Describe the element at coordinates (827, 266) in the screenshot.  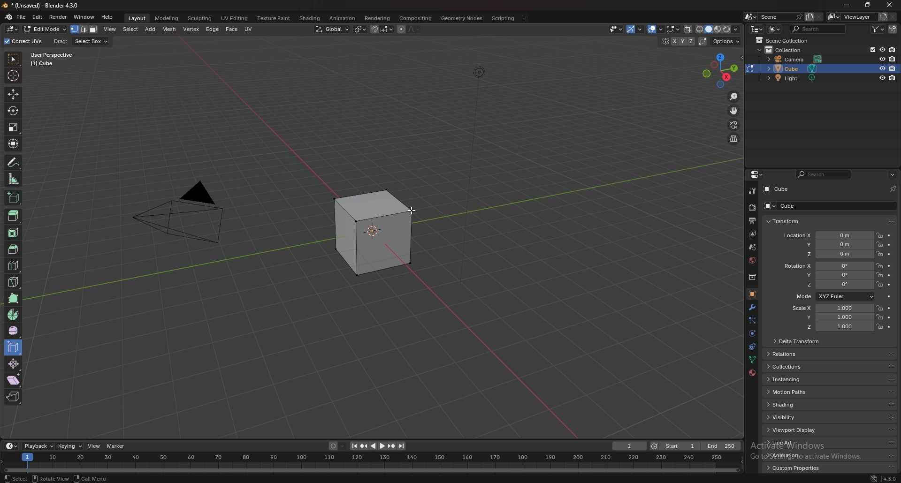
I see `rotation x` at that location.